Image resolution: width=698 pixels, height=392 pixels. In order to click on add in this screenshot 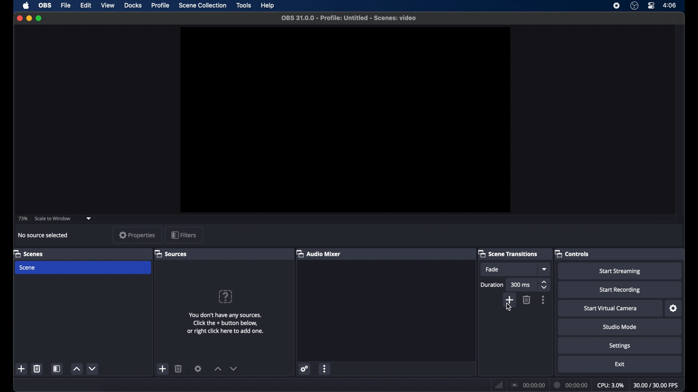, I will do `click(162, 369)`.